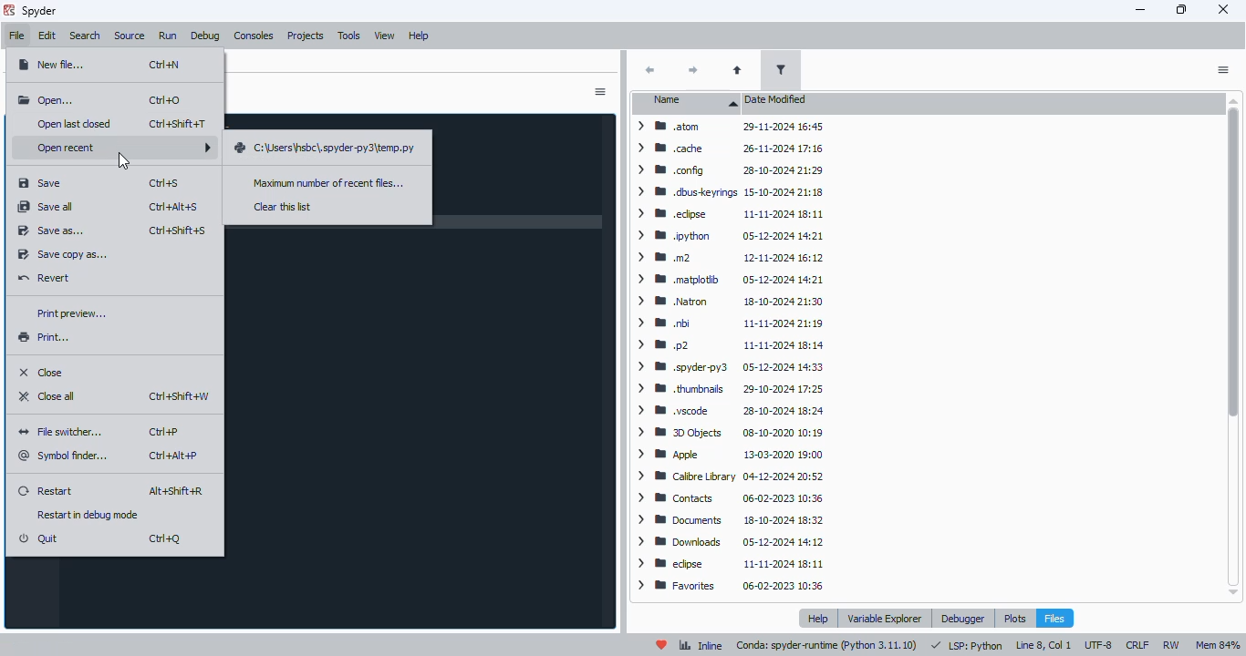 Image resolution: width=1246 pixels, height=656 pixels. I want to click on print, so click(44, 337).